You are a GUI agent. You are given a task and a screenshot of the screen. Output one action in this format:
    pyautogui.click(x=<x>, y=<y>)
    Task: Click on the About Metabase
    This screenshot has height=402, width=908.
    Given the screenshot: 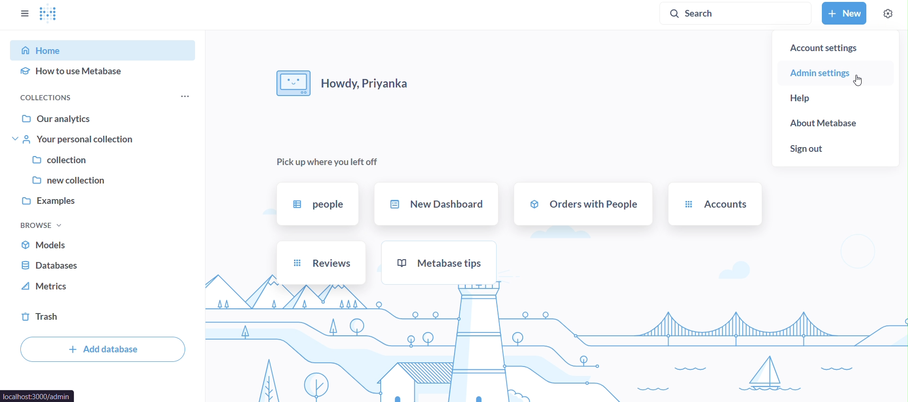 What is the action you would take?
    pyautogui.click(x=836, y=125)
    